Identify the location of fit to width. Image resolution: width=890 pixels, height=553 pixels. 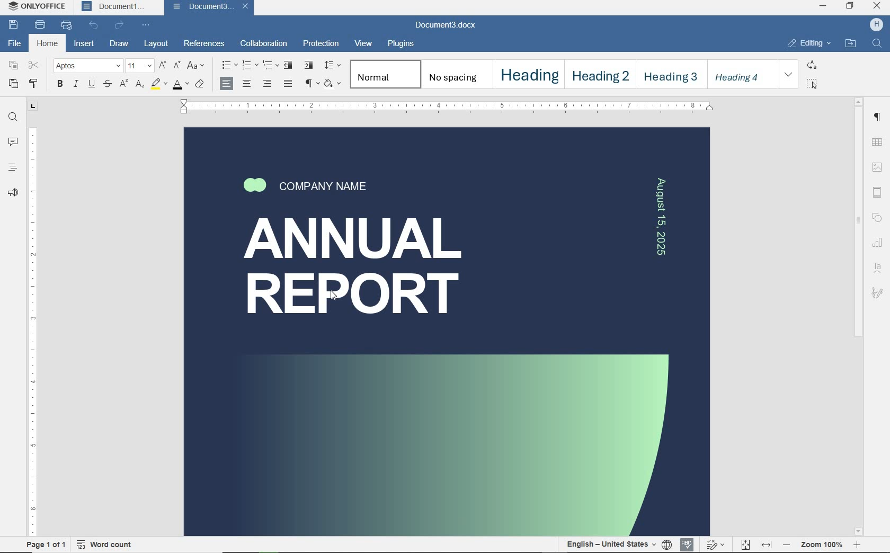
(766, 545).